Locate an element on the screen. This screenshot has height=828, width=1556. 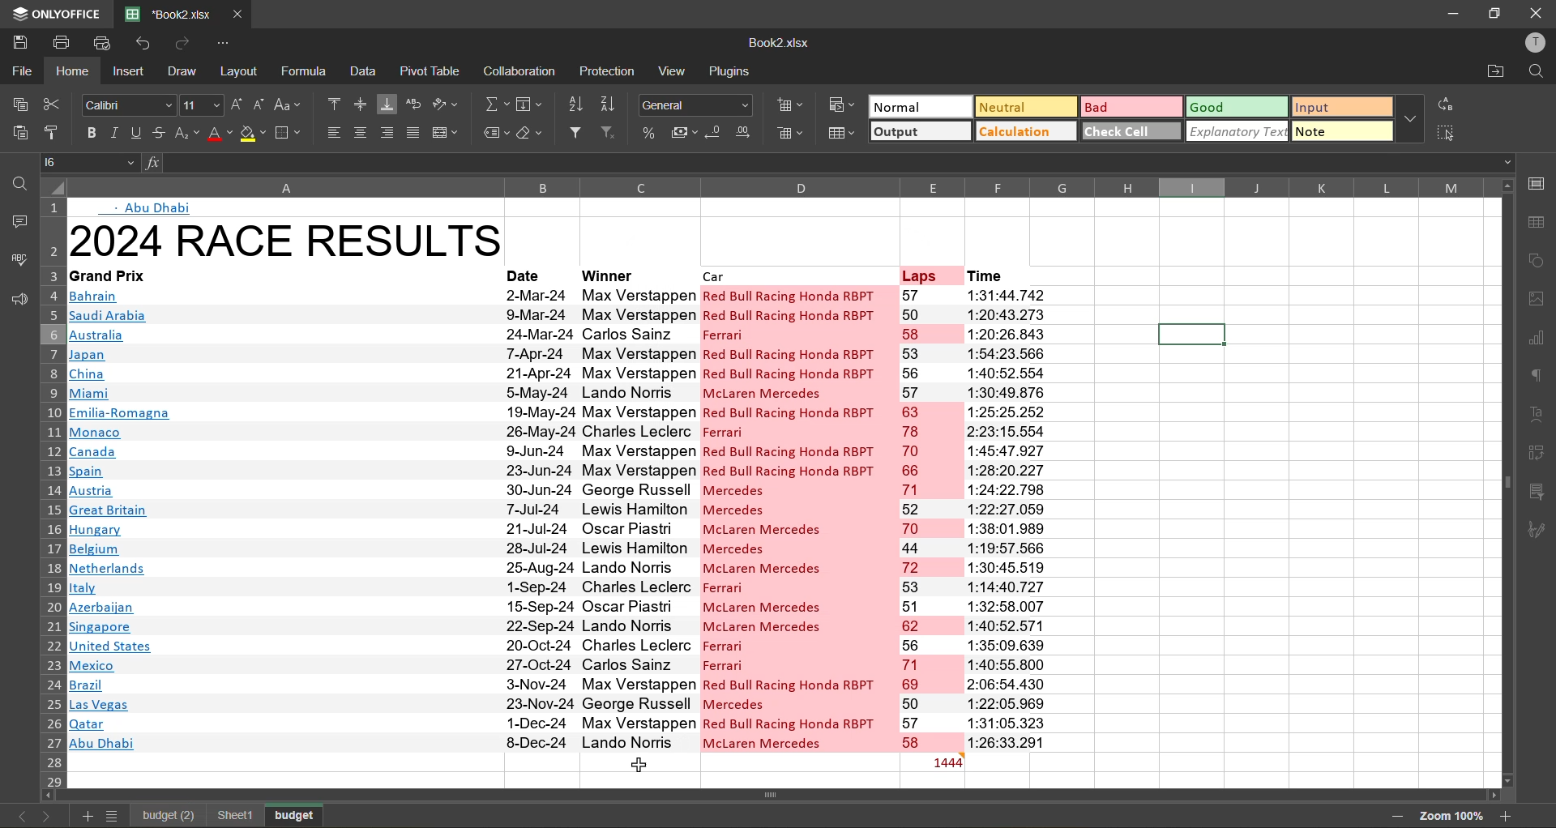
neutral is located at coordinates (1023, 106).